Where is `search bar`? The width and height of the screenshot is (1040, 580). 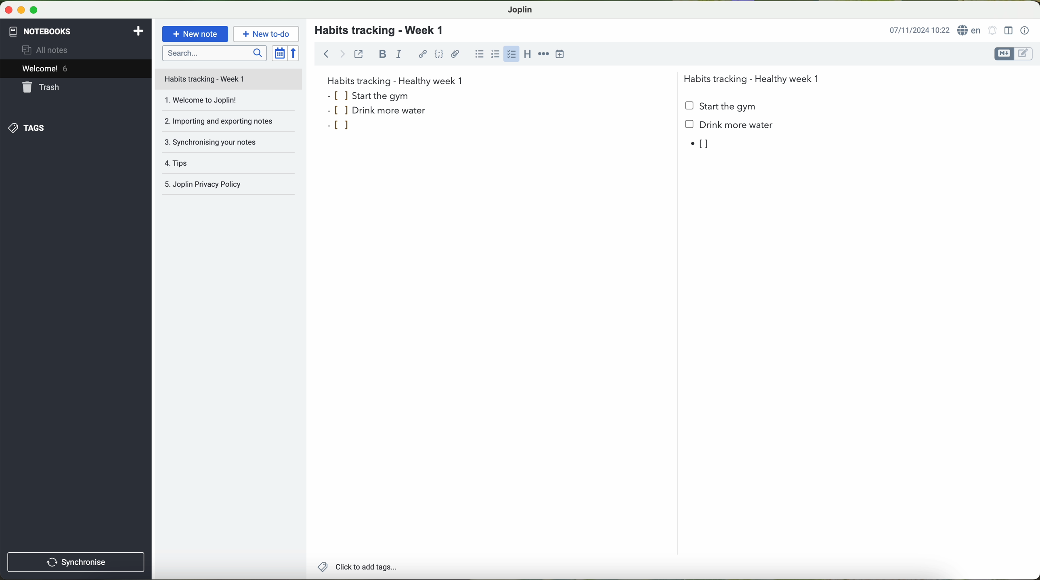 search bar is located at coordinates (214, 53).